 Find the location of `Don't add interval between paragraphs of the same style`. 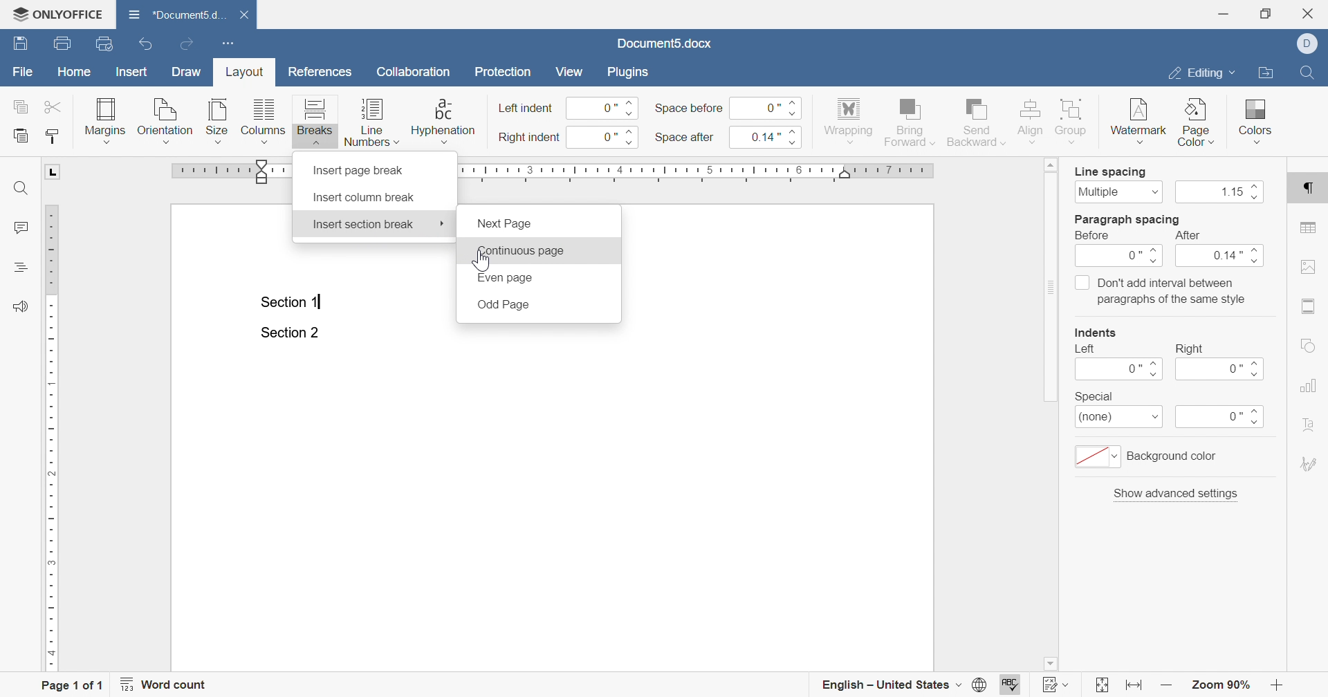

Don't add interval between paragraphs of the same style is located at coordinates (1161, 290).